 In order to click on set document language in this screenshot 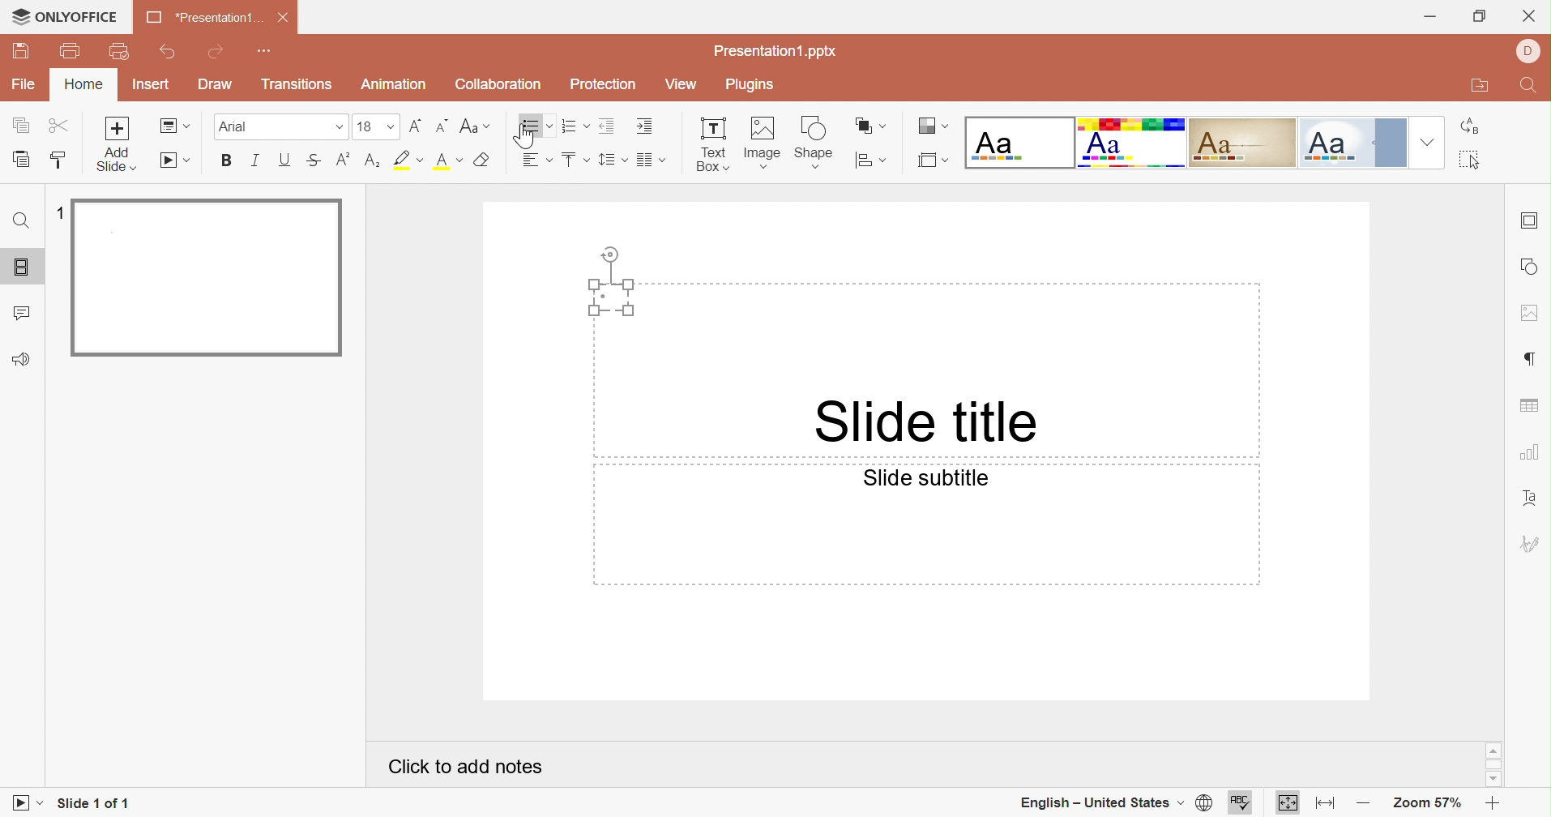, I will do `click(1201, 803)`.